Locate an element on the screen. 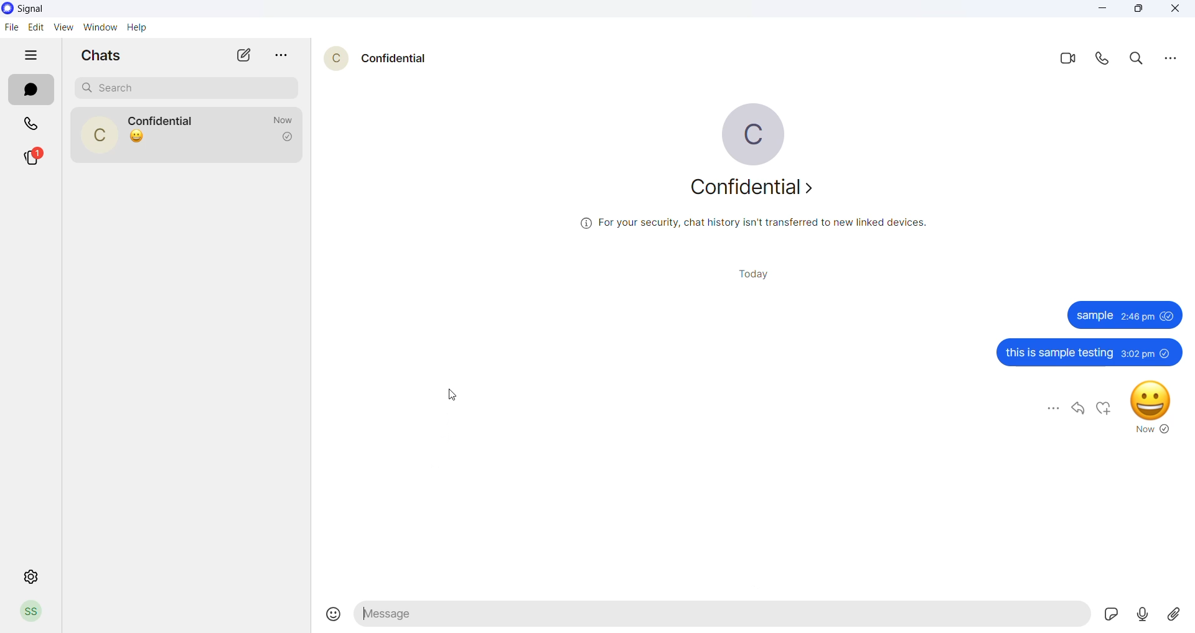  this is sample testing is located at coordinates (1059, 354).